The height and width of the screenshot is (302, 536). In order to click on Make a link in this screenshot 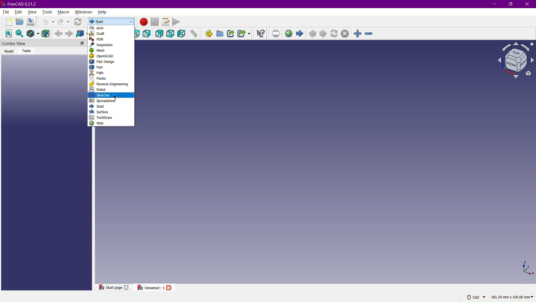, I will do `click(230, 33)`.